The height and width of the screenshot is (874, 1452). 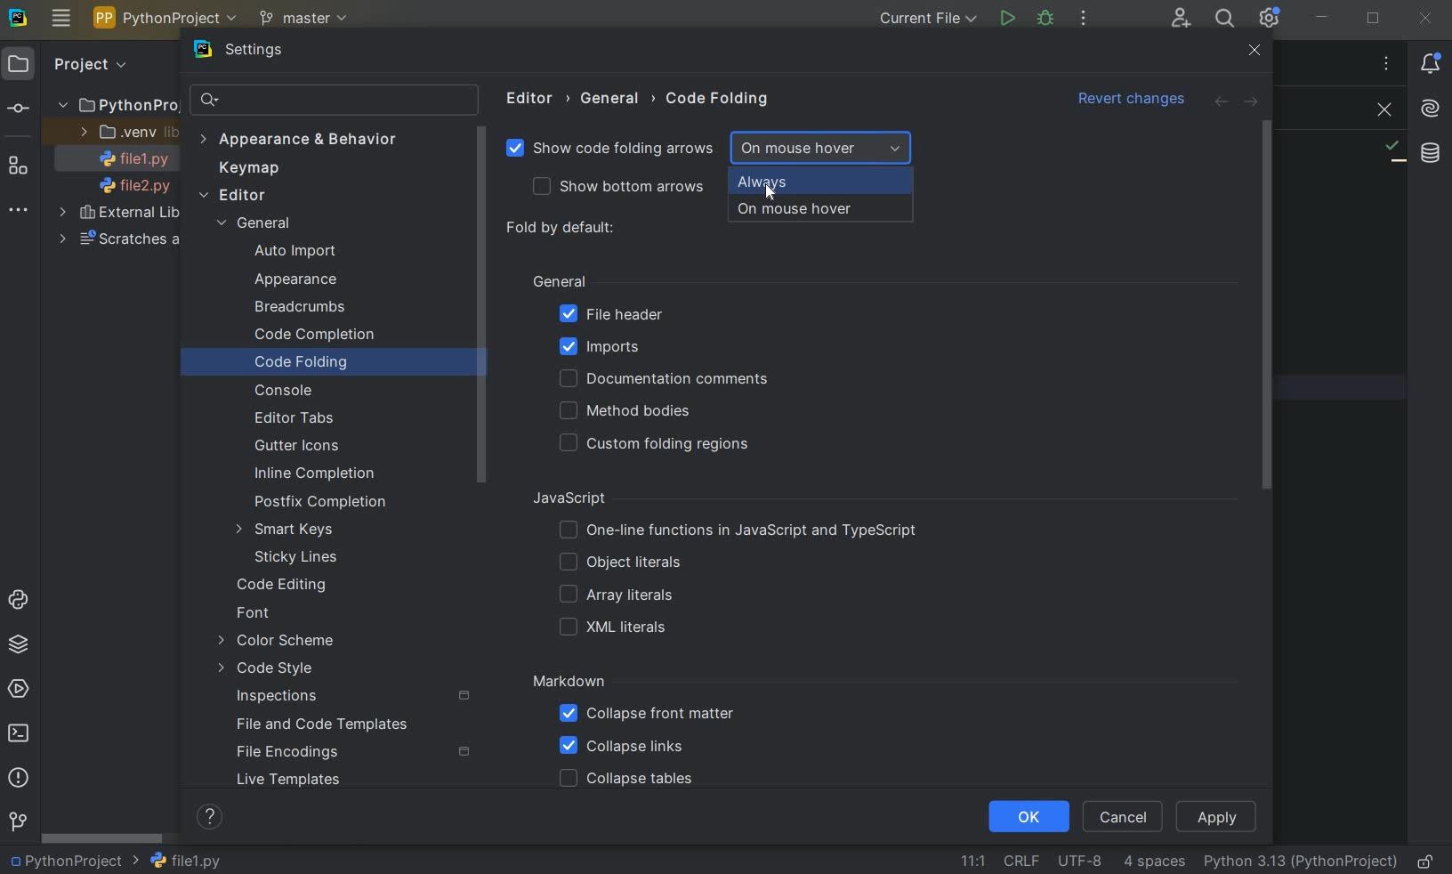 I want to click on PythonProject, so click(x=117, y=106).